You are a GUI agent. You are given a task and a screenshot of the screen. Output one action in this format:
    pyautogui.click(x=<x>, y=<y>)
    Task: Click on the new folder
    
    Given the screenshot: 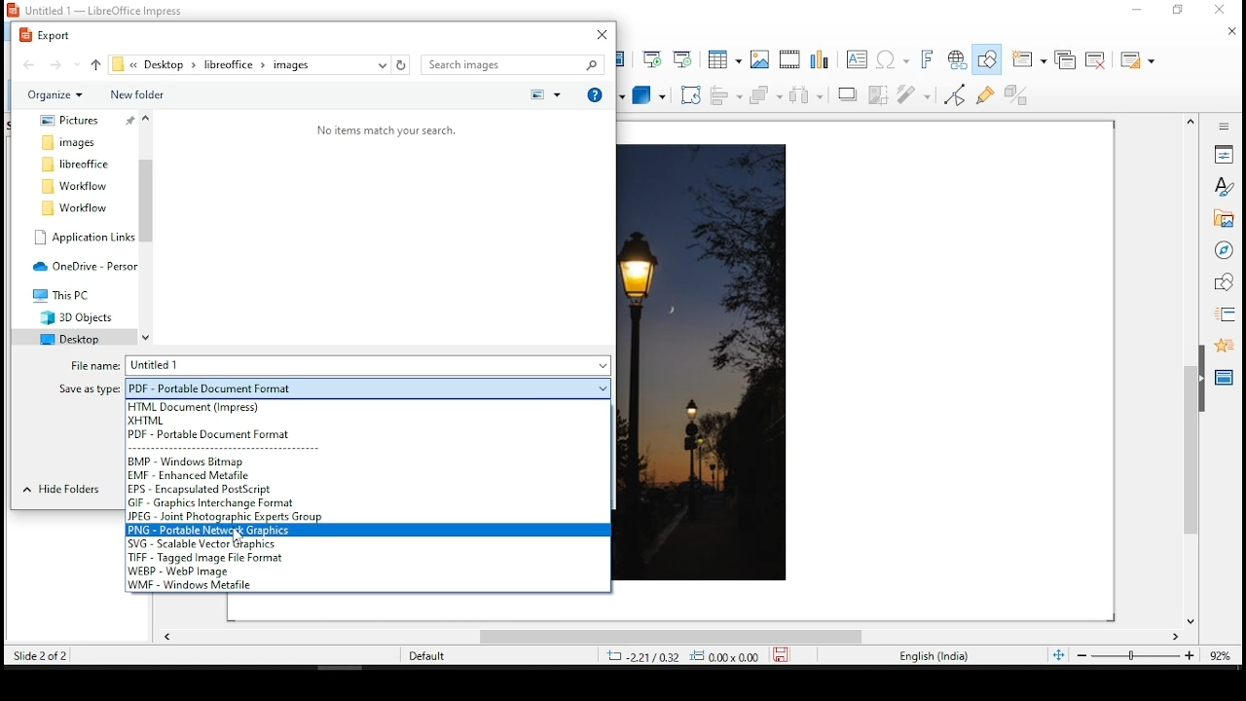 What is the action you would take?
    pyautogui.click(x=135, y=94)
    